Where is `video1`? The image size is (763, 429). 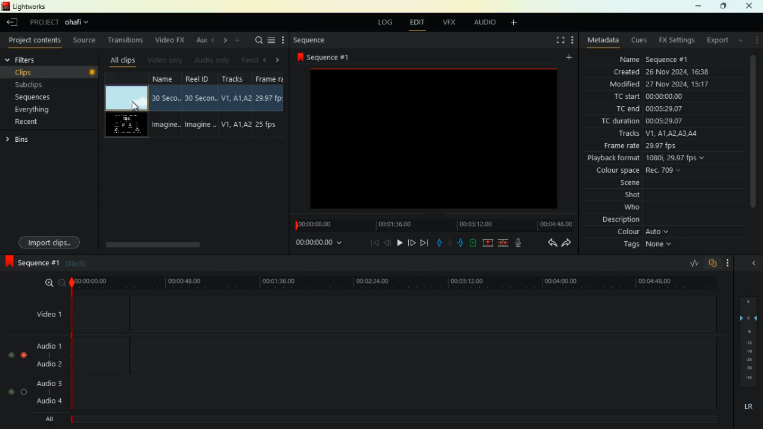 video1 is located at coordinates (46, 313).